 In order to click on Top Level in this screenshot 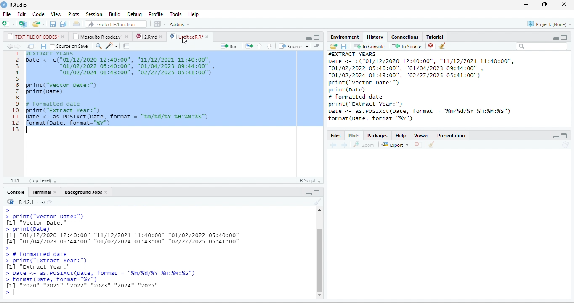, I will do `click(43, 180)`.